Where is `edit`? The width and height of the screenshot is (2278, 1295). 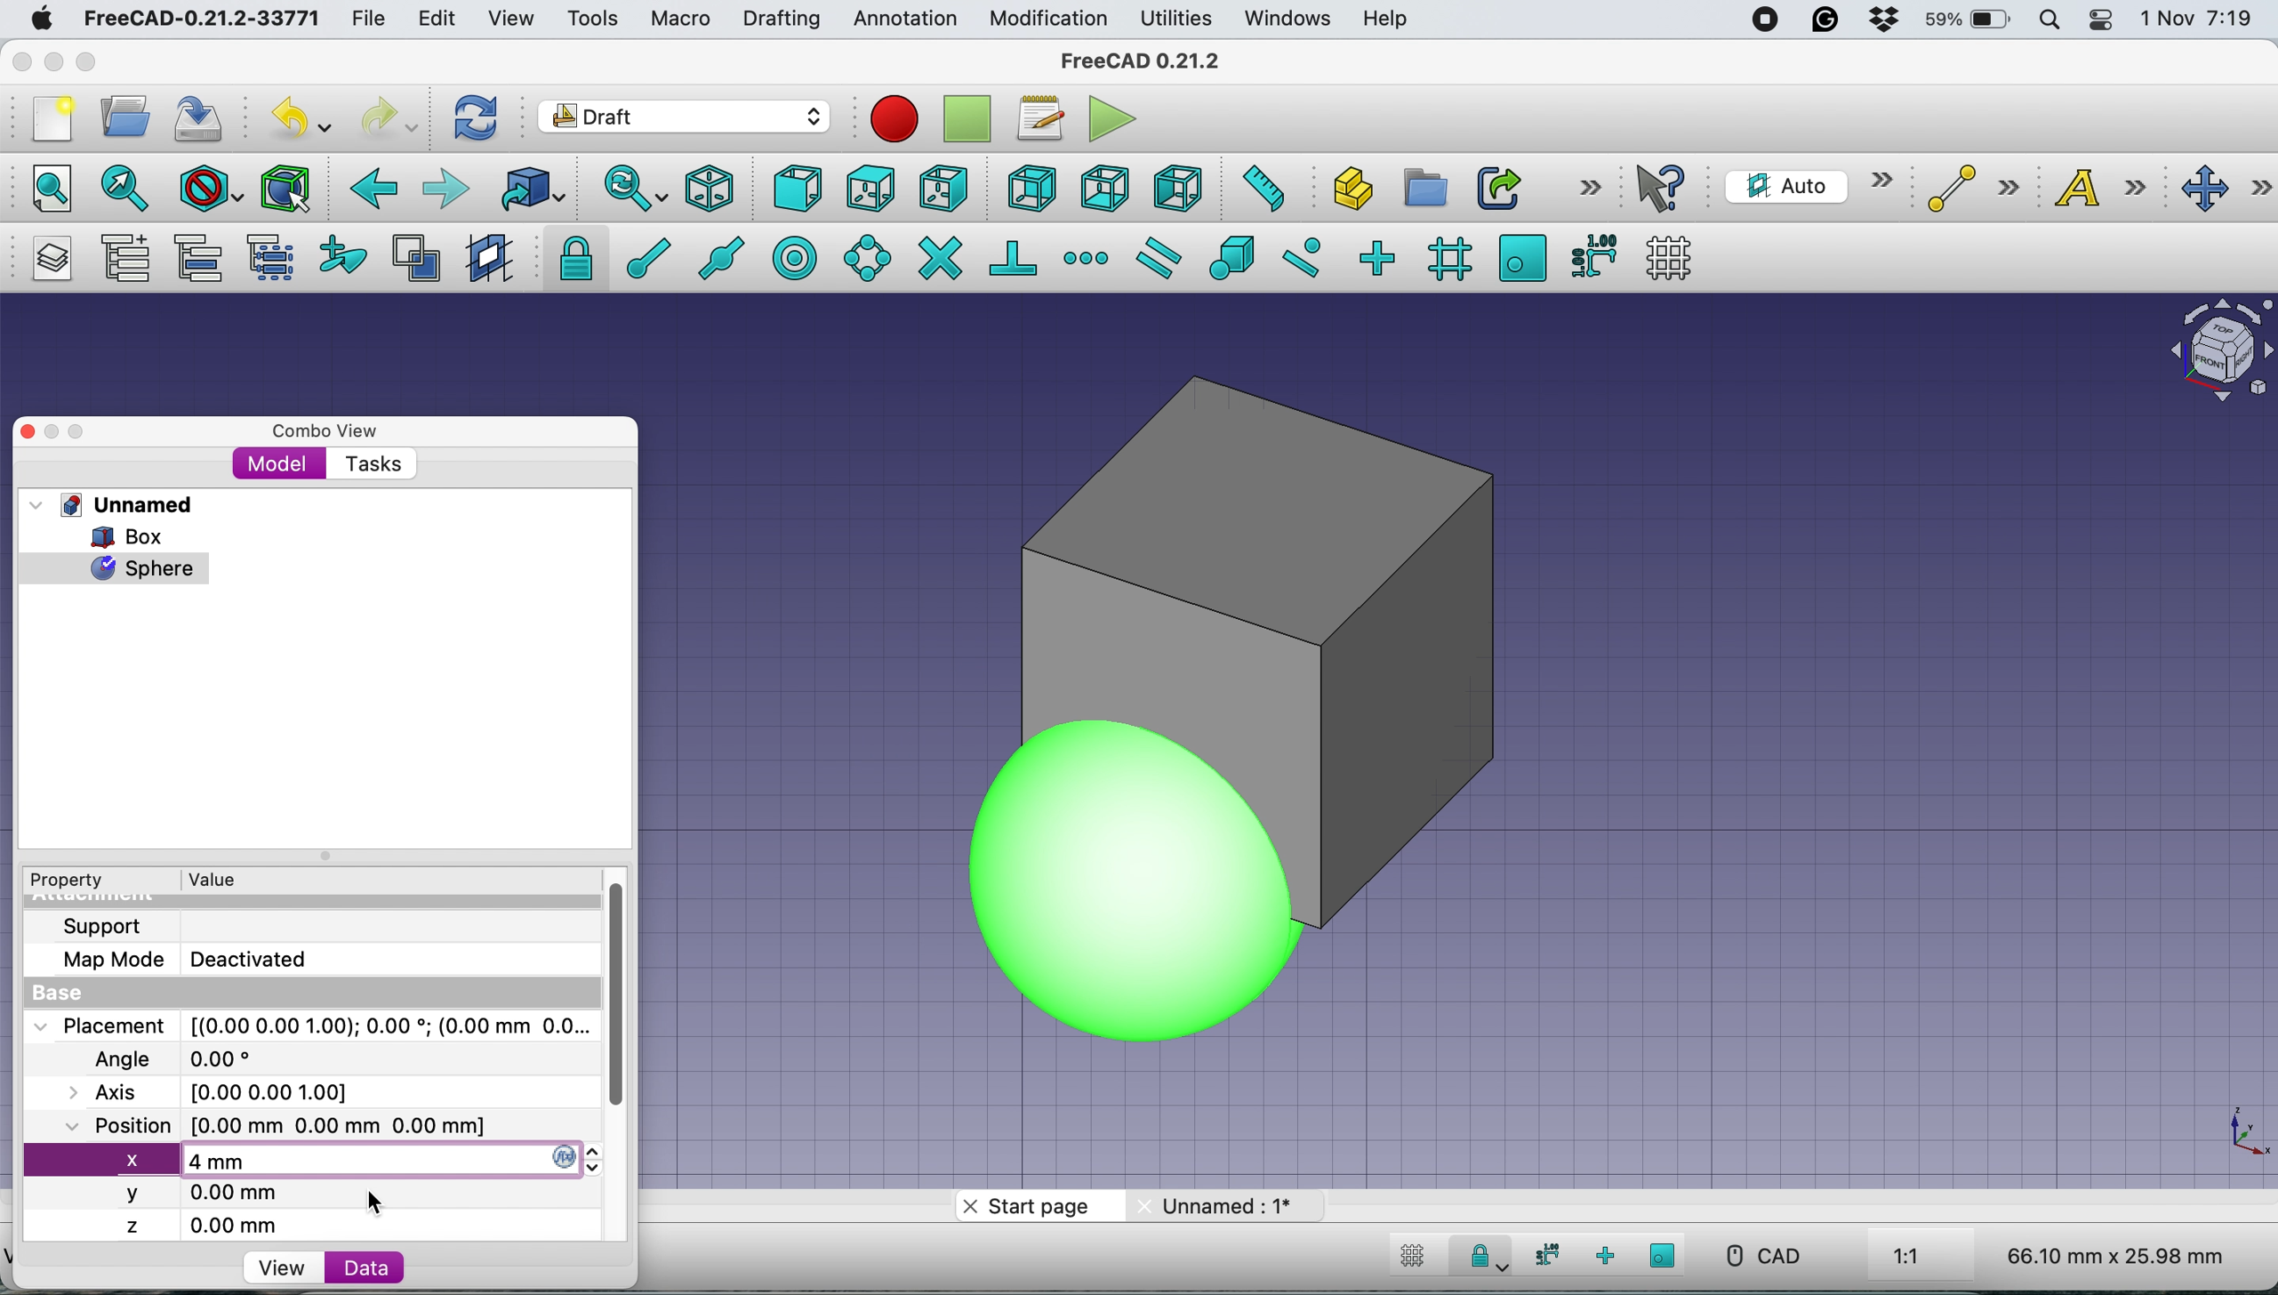
edit is located at coordinates (440, 20).